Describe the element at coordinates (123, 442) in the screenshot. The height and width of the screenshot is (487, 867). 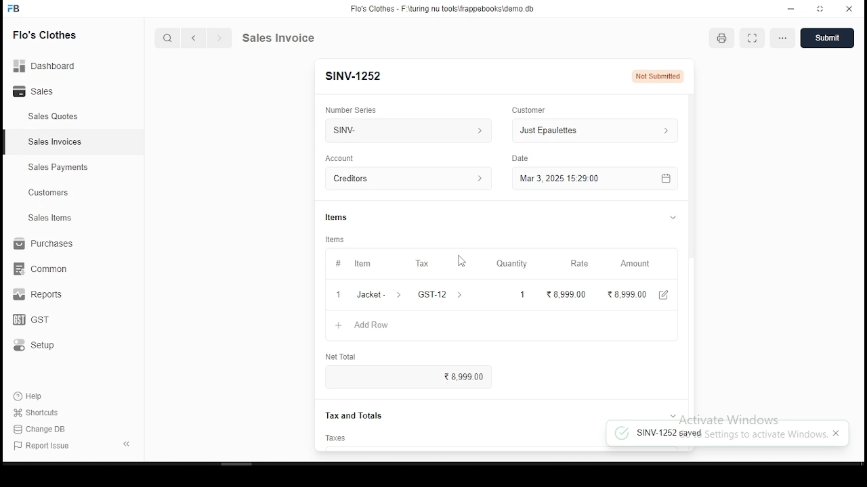
I see `expand` at that location.